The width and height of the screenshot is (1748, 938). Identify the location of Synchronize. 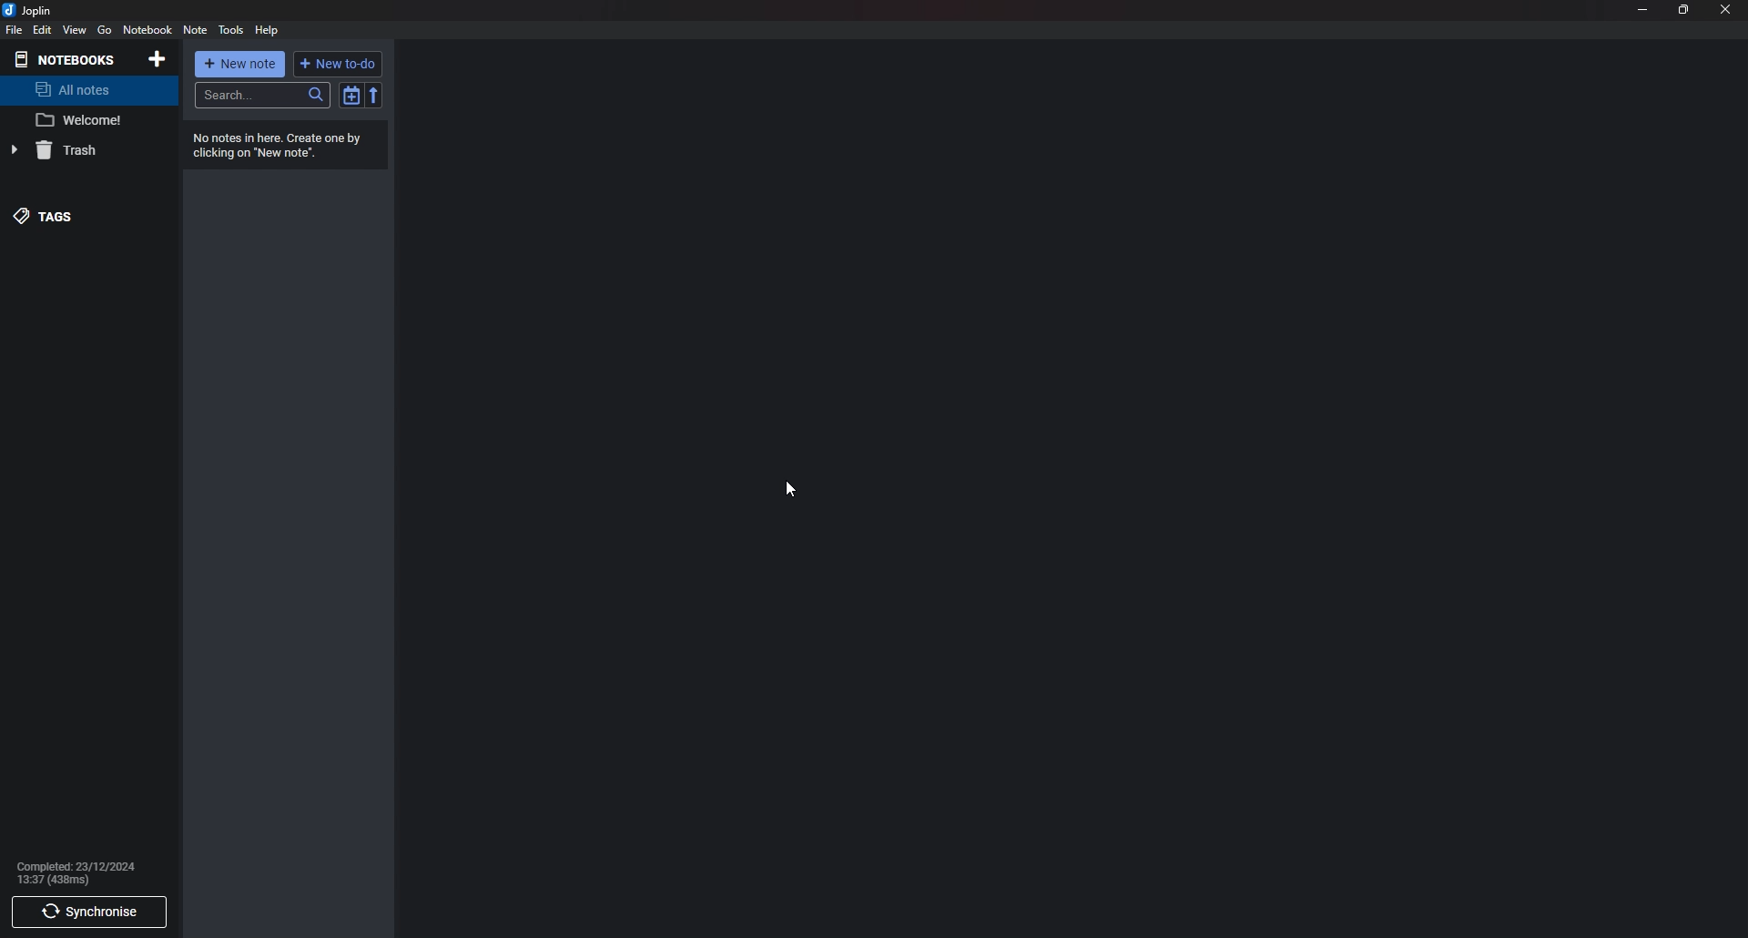
(92, 913).